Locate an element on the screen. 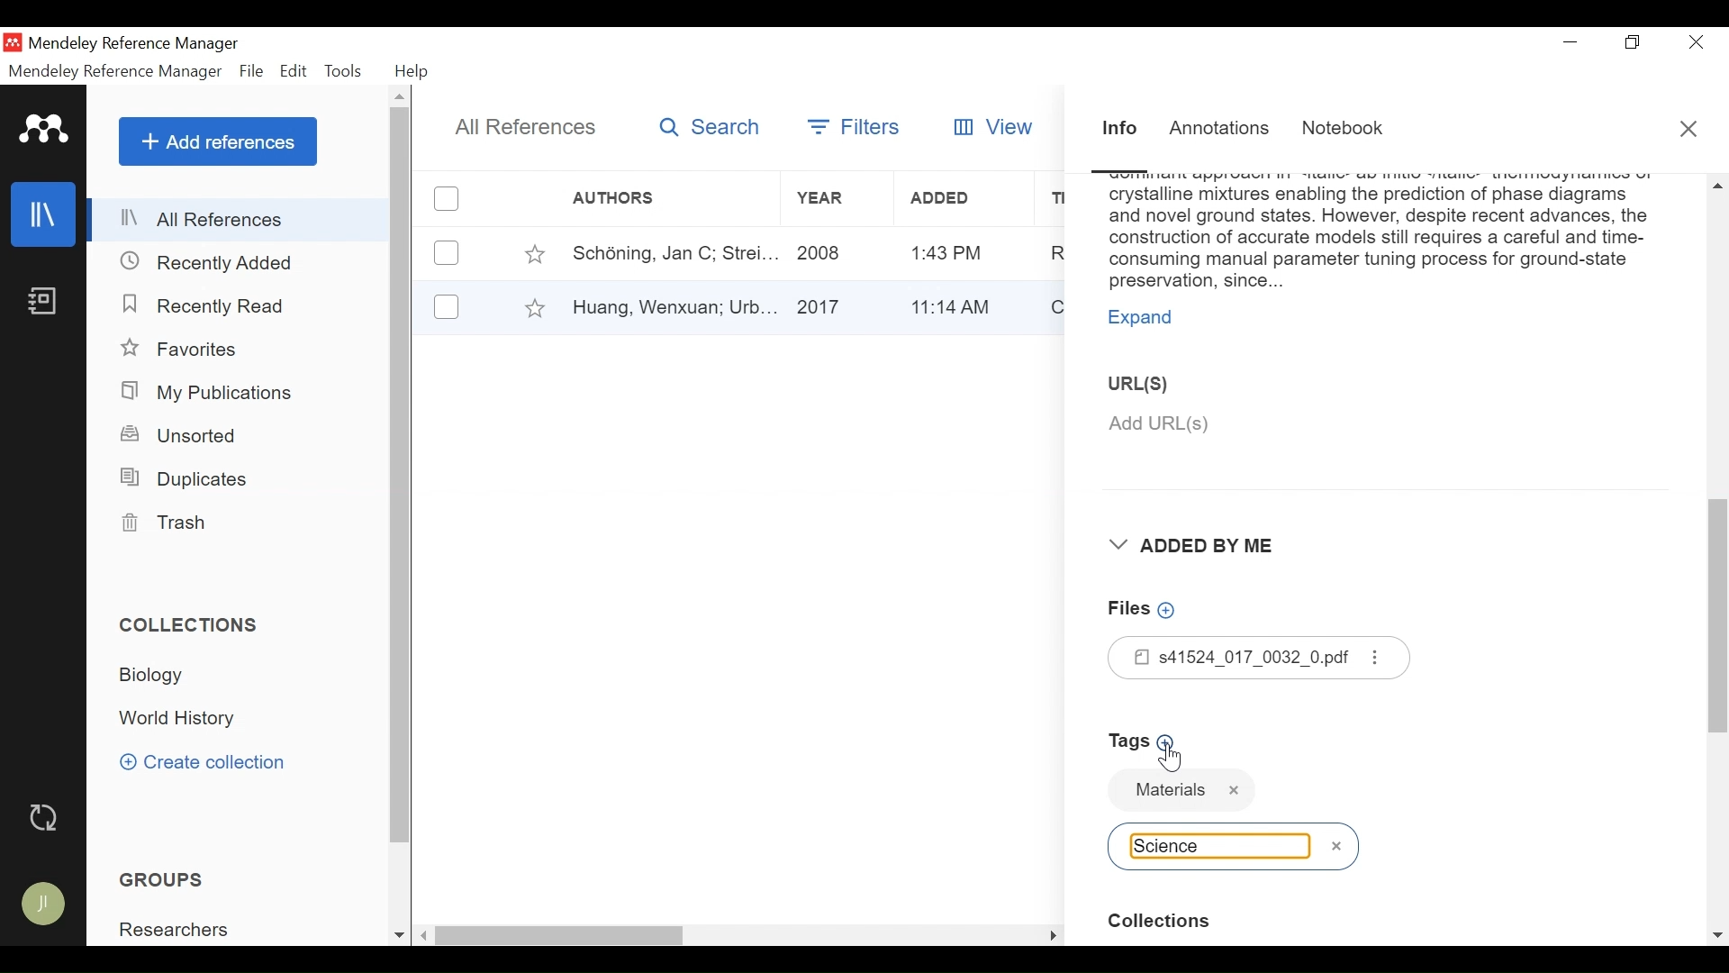 This screenshot has width=1729, height=973. Vertical Scroll bar is located at coordinates (1718, 617).